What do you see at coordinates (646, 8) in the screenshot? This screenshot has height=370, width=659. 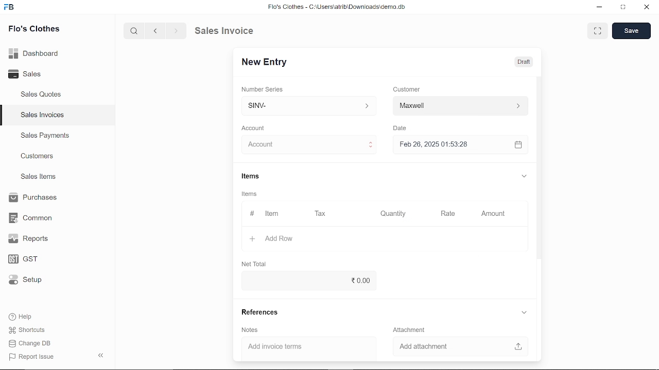 I see `close` at bounding box center [646, 8].